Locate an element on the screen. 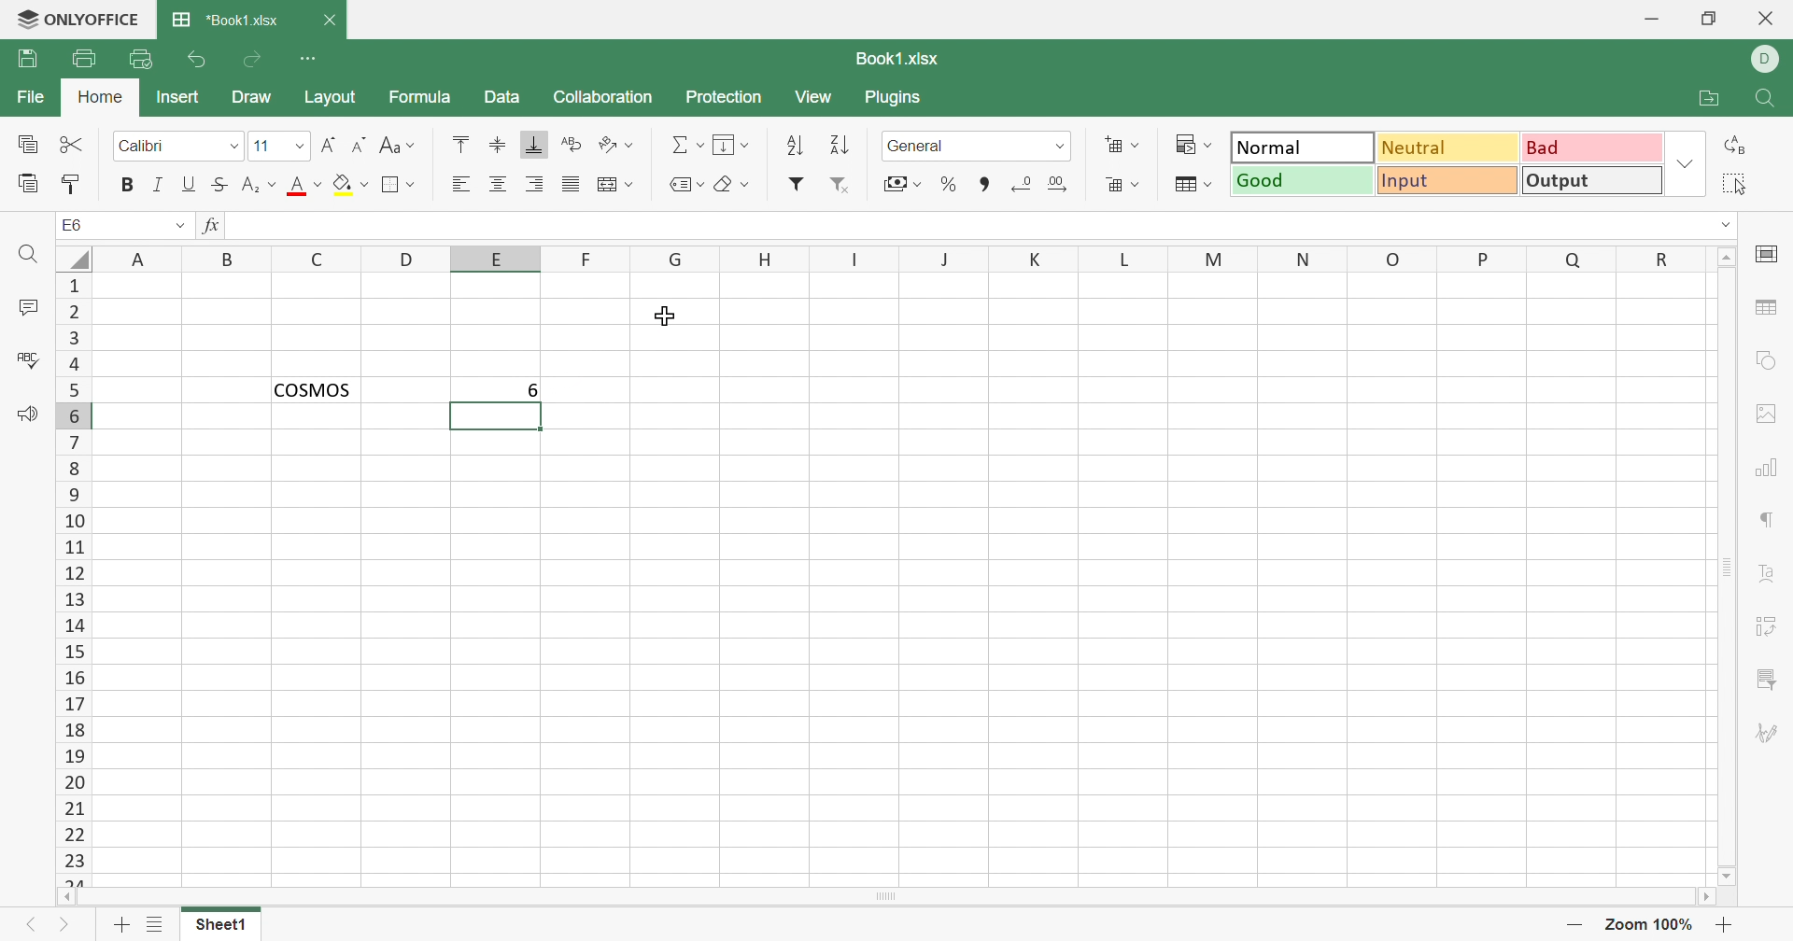  Find is located at coordinates (29, 256).